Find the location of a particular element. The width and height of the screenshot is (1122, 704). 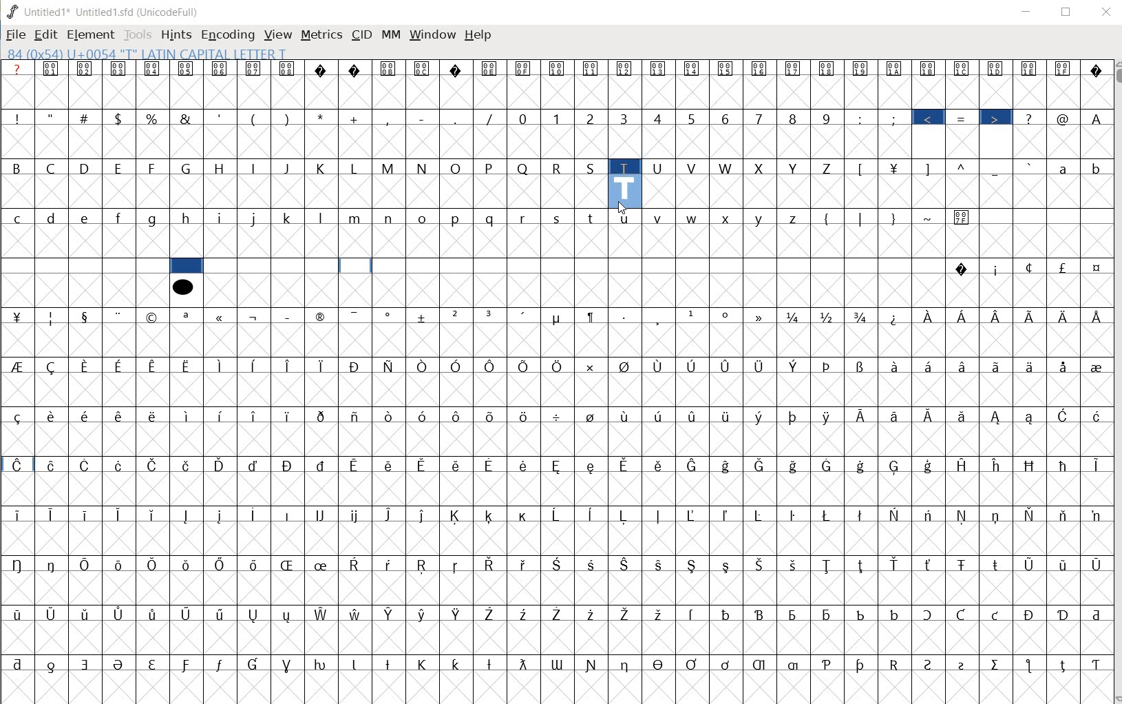

y is located at coordinates (760, 218).